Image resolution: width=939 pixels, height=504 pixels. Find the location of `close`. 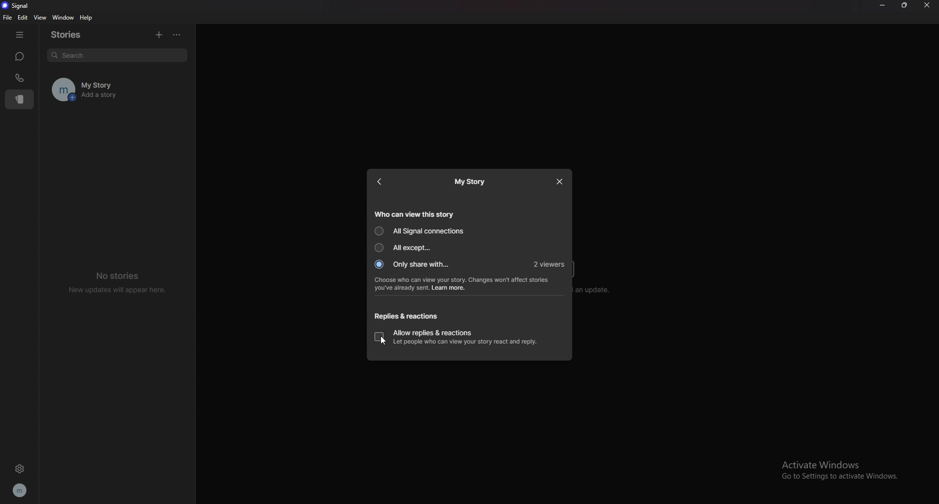

close is located at coordinates (928, 5).